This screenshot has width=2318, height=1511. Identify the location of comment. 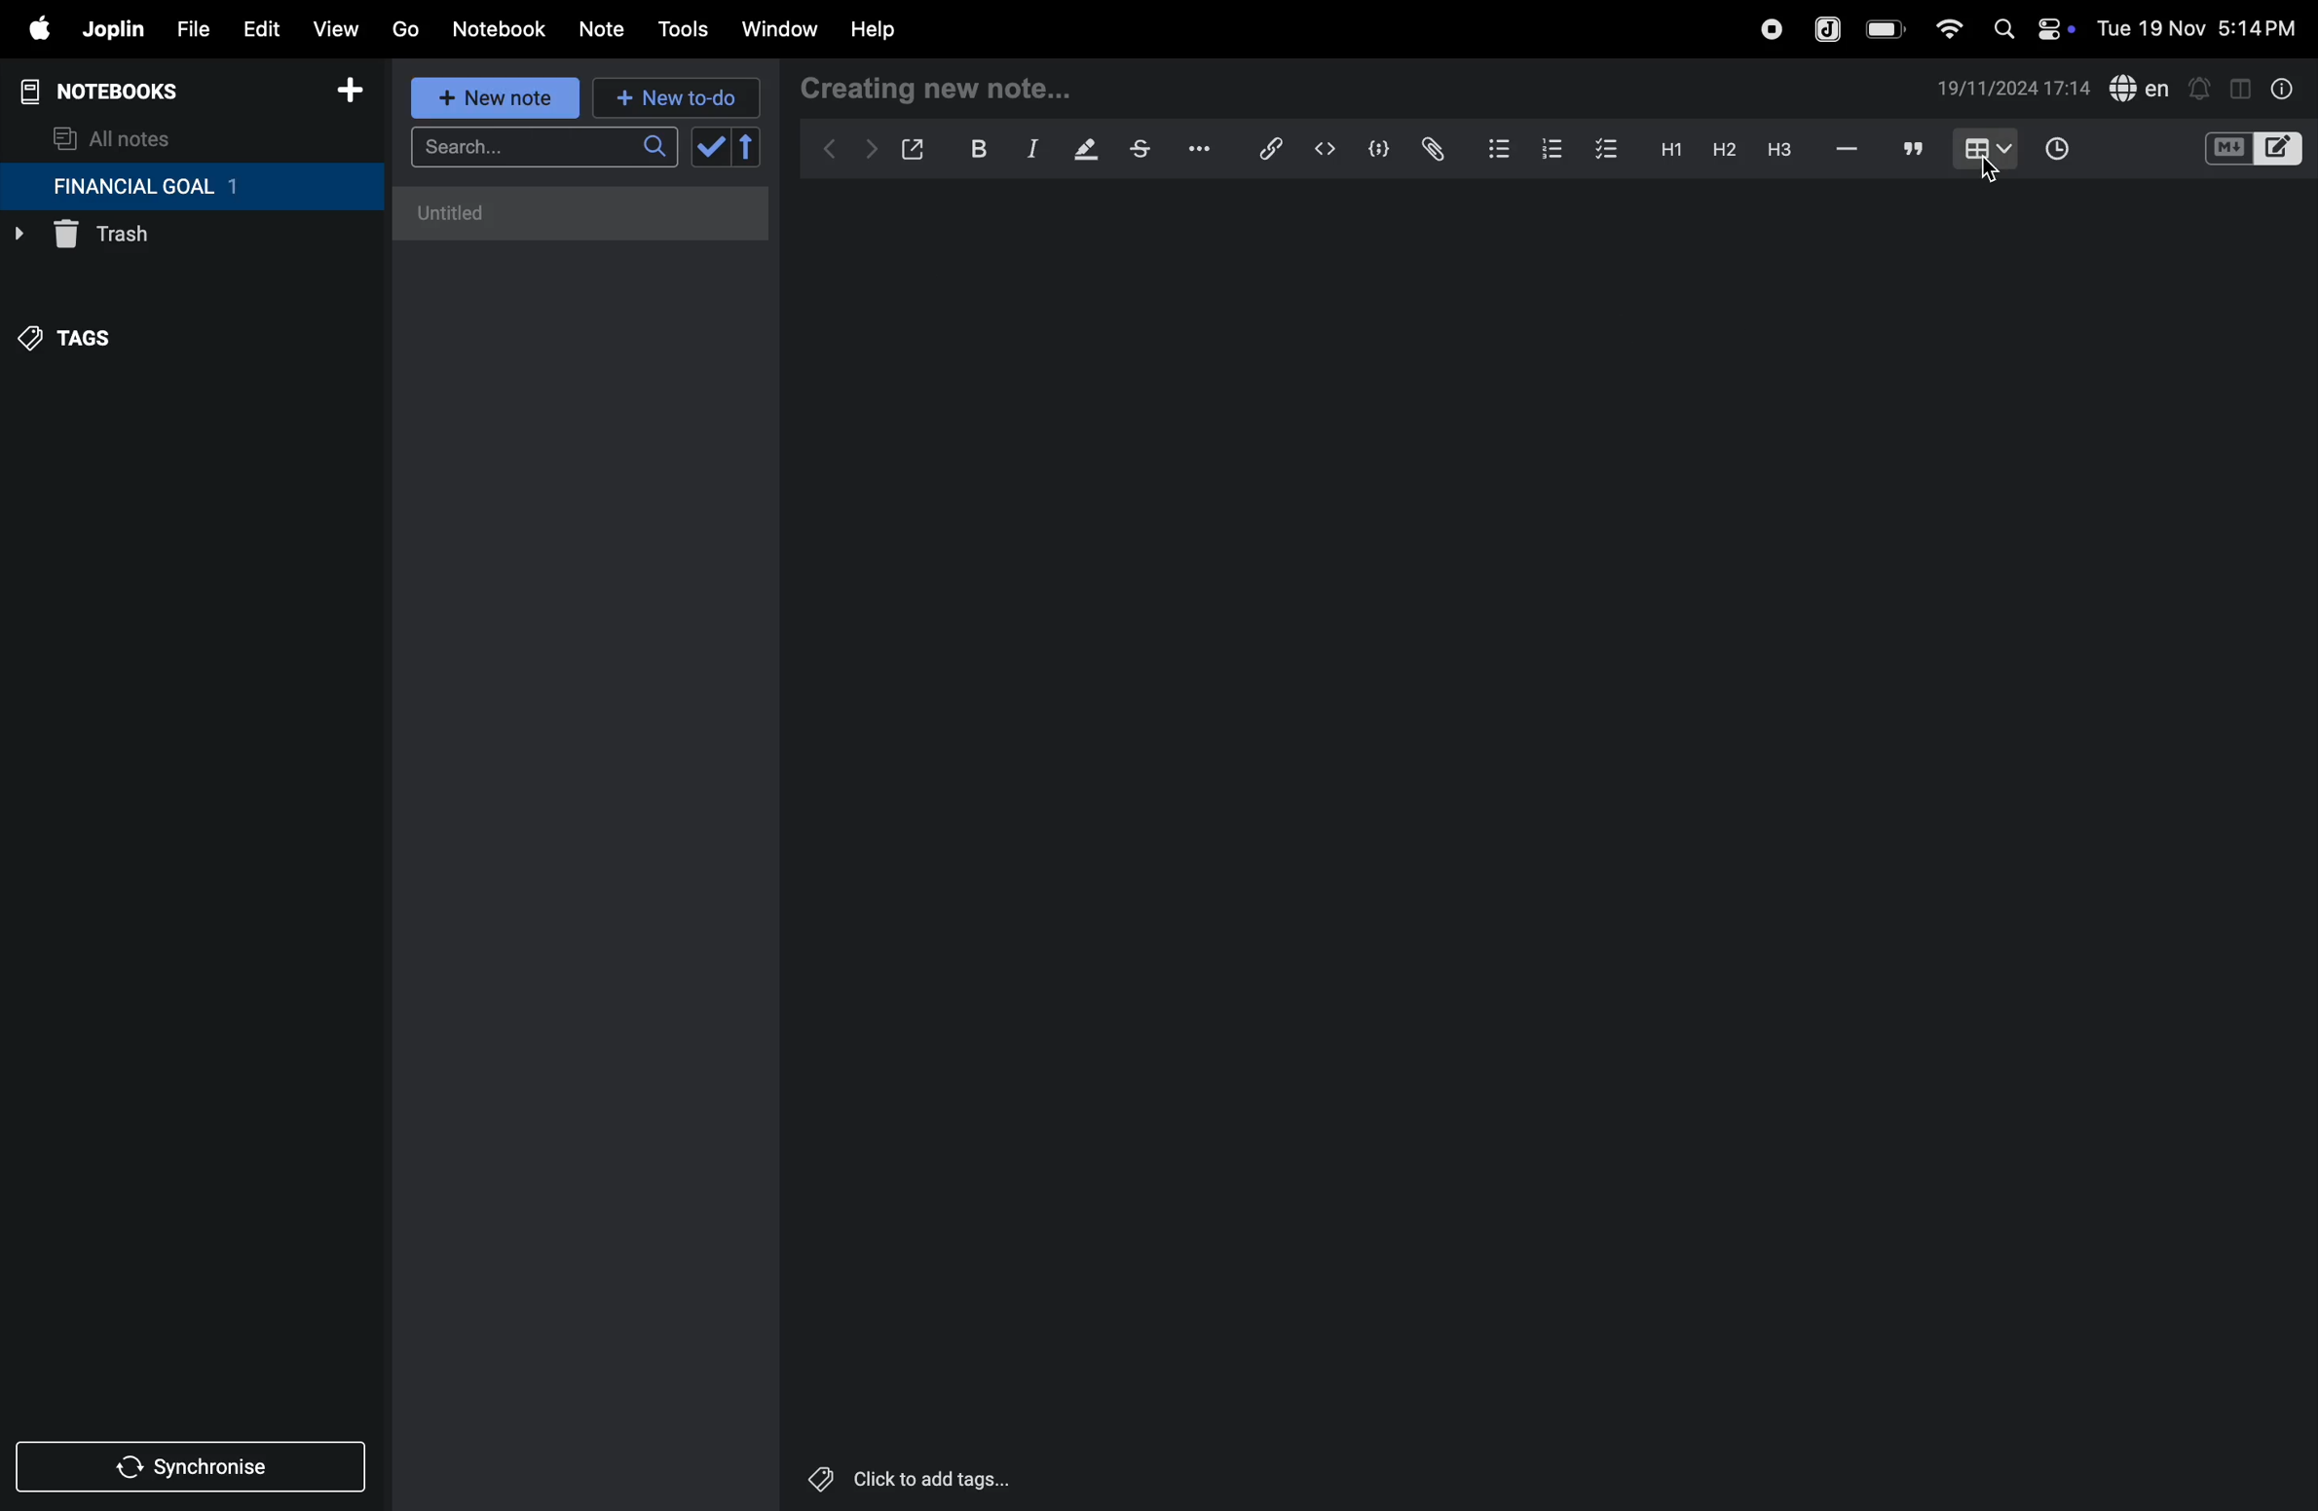
(1910, 148).